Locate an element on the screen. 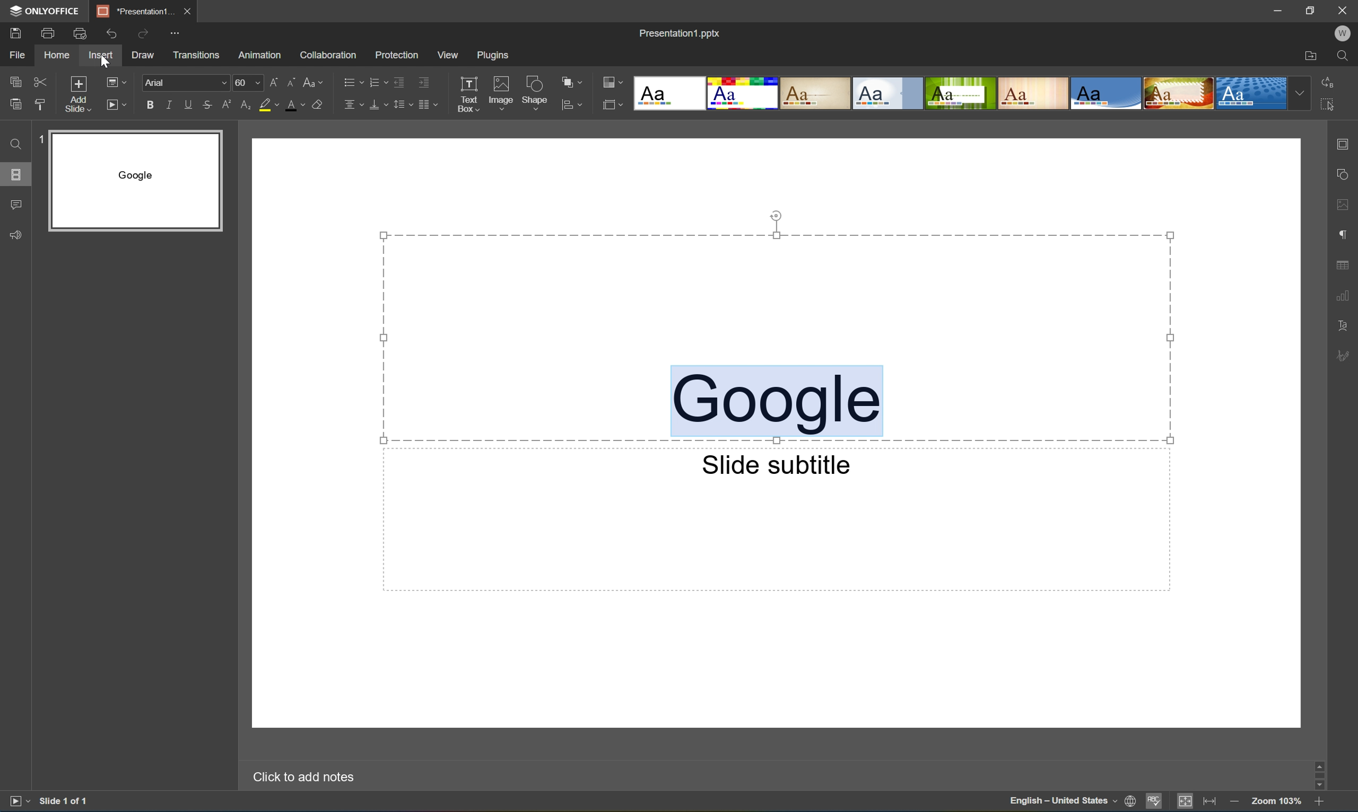  Italic is located at coordinates (174, 106).